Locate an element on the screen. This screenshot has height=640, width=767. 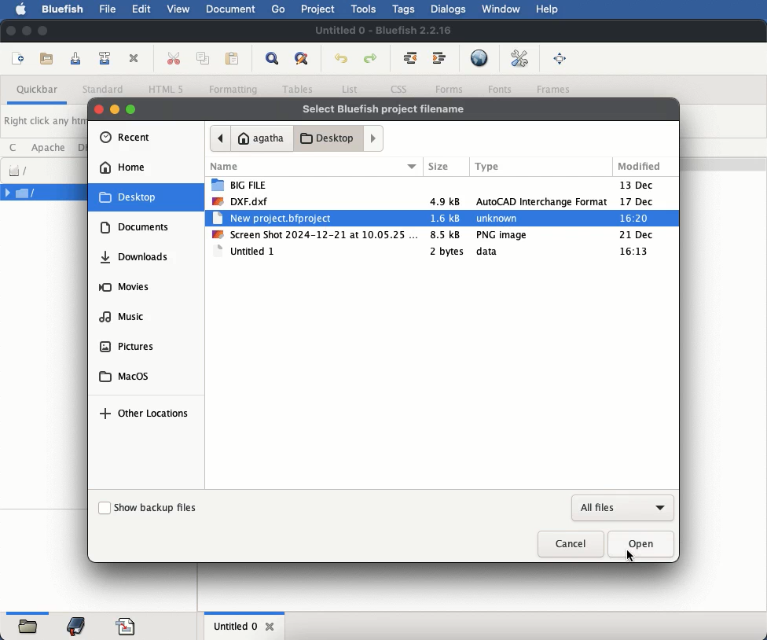
4.9kb is located at coordinates (443, 197).